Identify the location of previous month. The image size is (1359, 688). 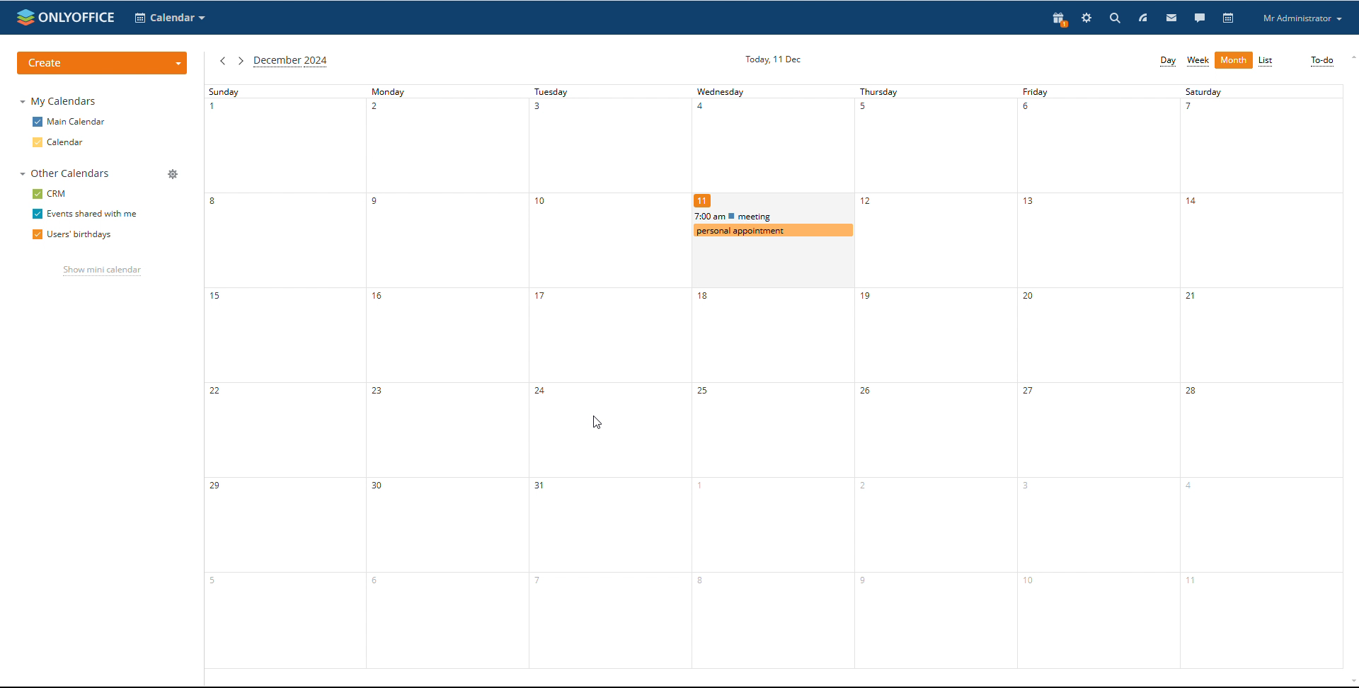
(223, 62).